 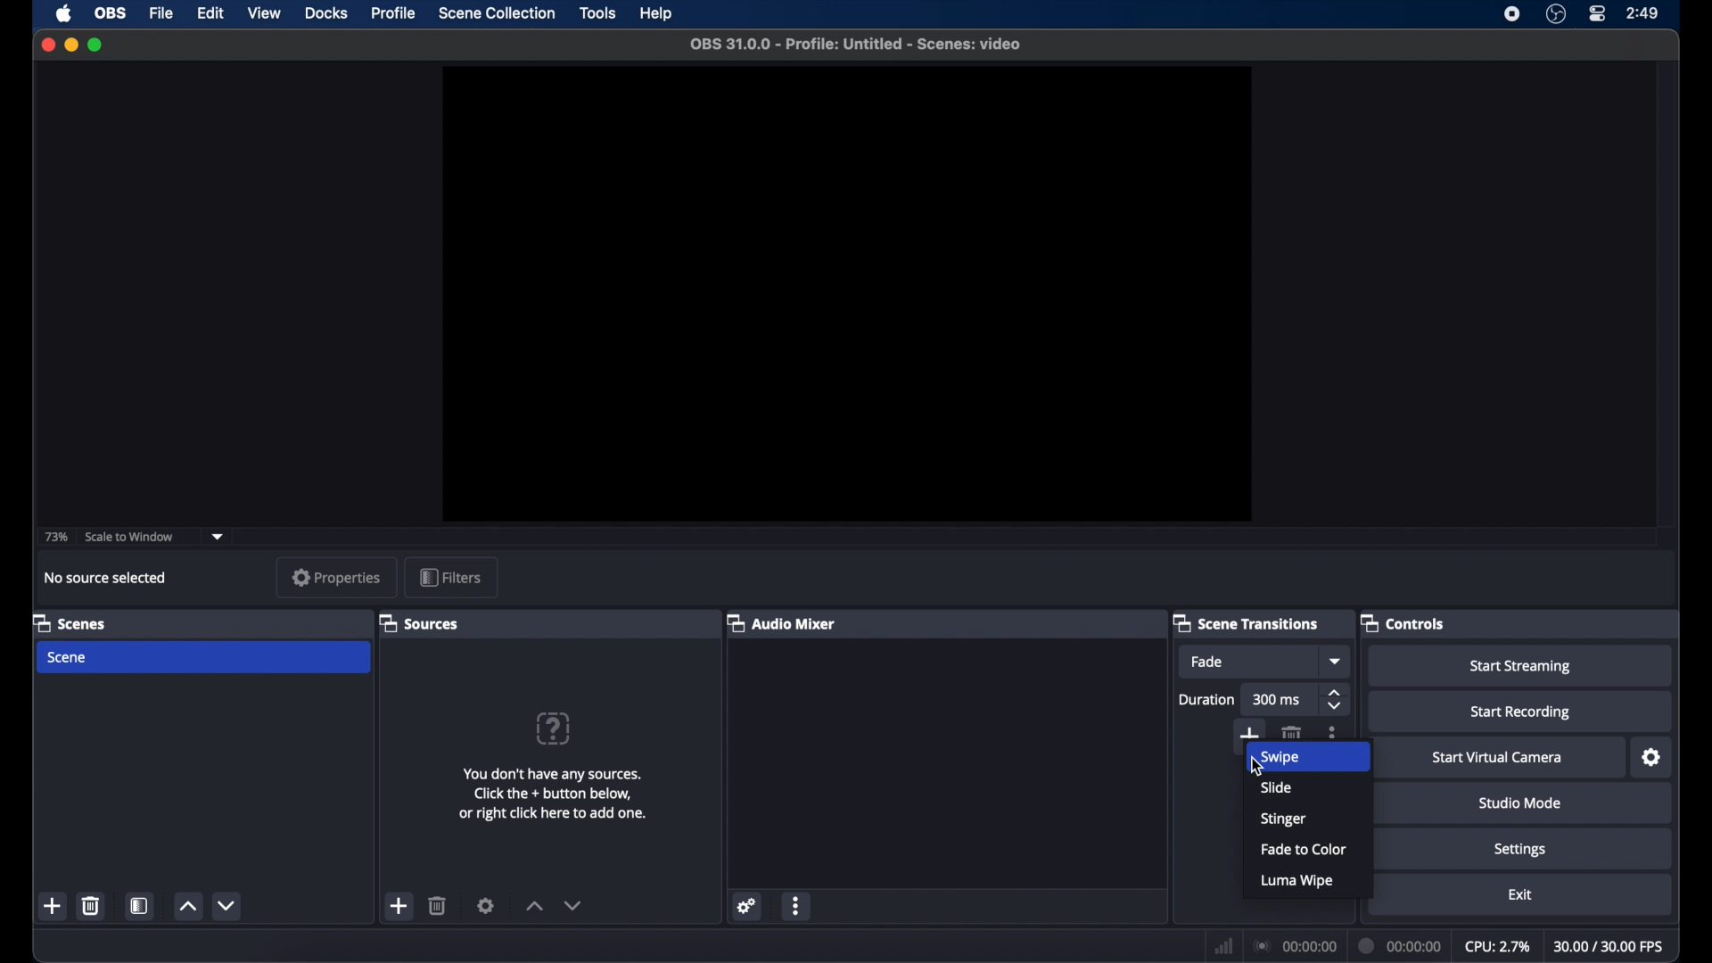 I want to click on maximize, so click(x=96, y=45).